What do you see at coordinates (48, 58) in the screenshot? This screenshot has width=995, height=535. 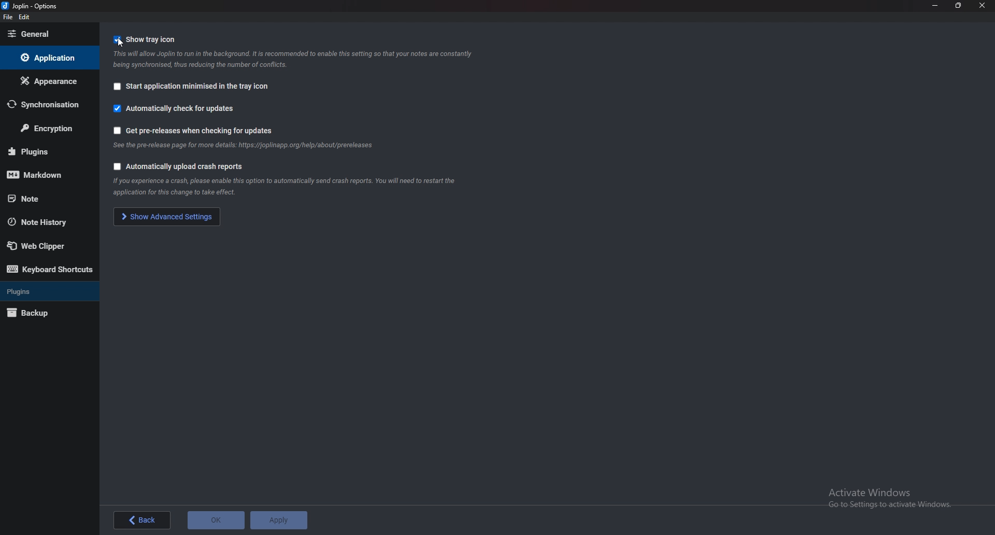 I see `Application` at bounding box center [48, 58].